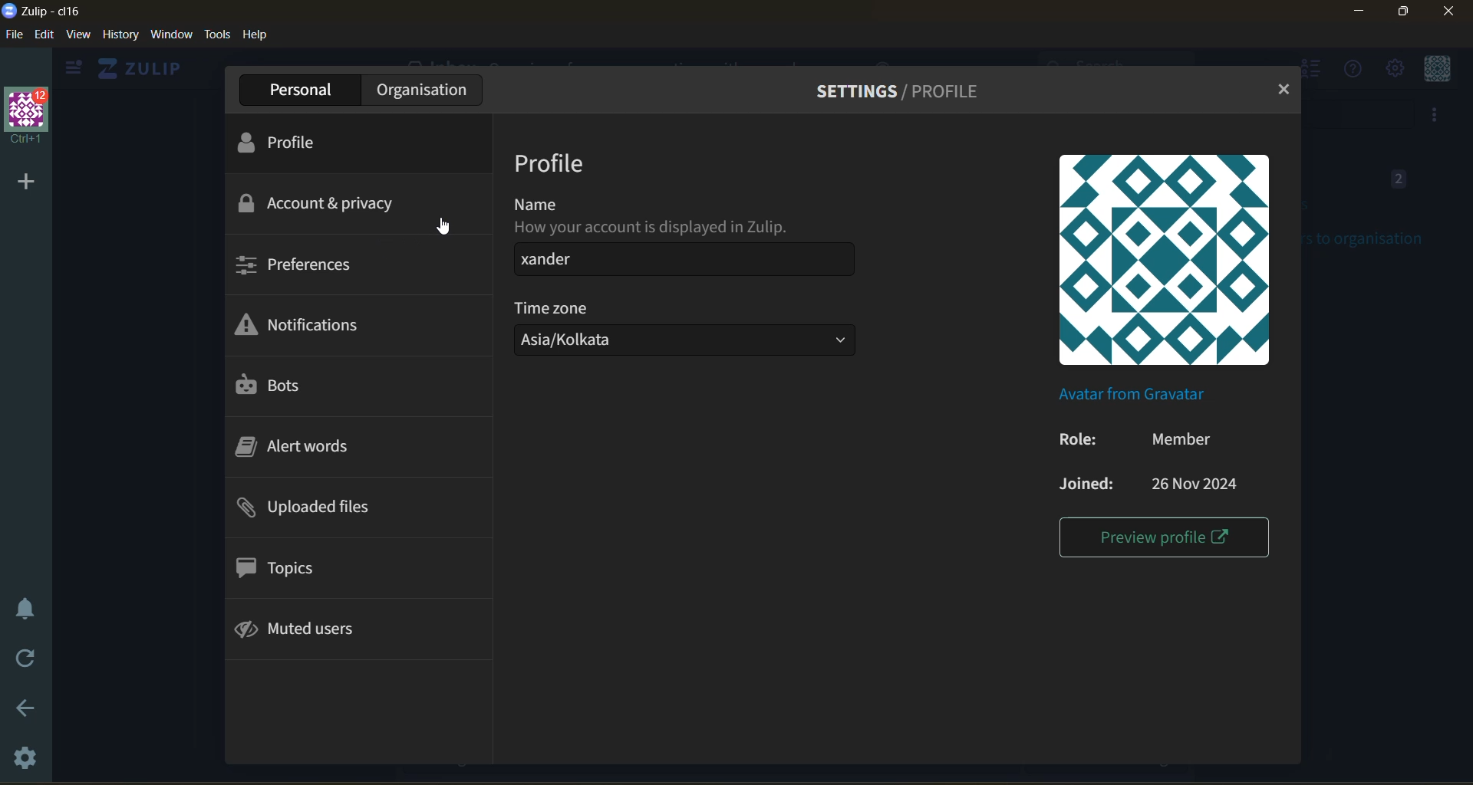  I want to click on preferences, so click(294, 262).